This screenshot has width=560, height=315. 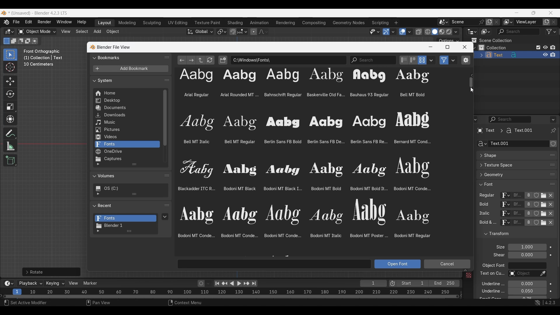 I want to click on Create new directory, so click(x=223, y=60).